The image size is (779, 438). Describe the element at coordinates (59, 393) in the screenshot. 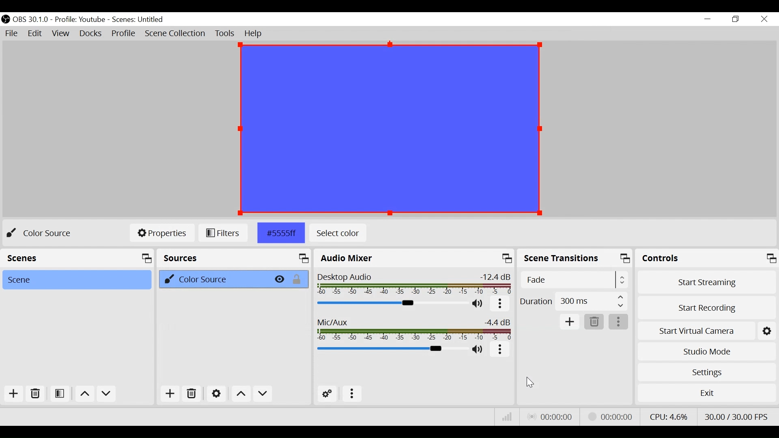

I see `Open Scene Filter` at that location.